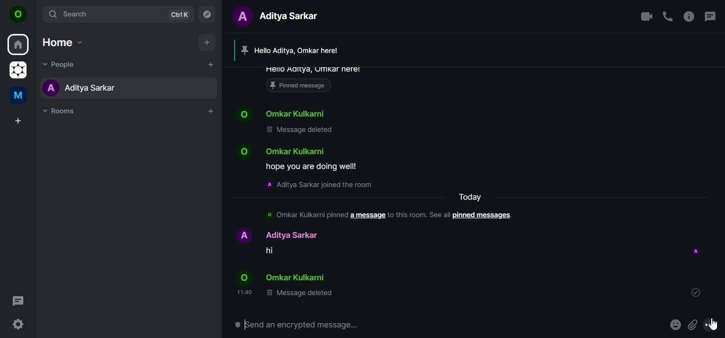 The width and height of the screenshot is (725, 338). Describe the element at coordinates (646, 16) in the screenshot. I see `video call` at that location.